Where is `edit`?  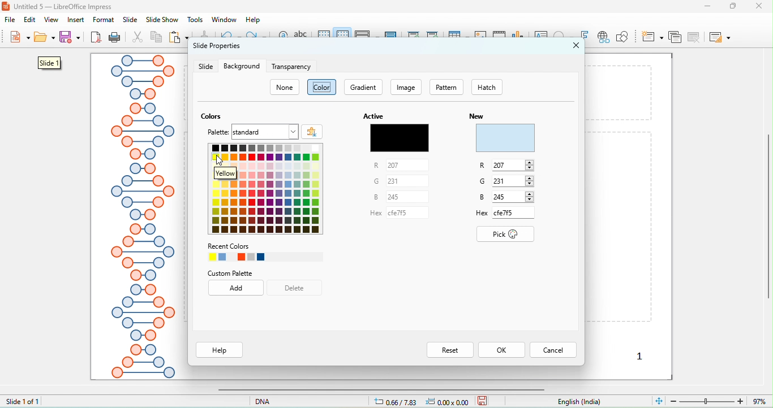
edit is located at coordinates (31, 20).